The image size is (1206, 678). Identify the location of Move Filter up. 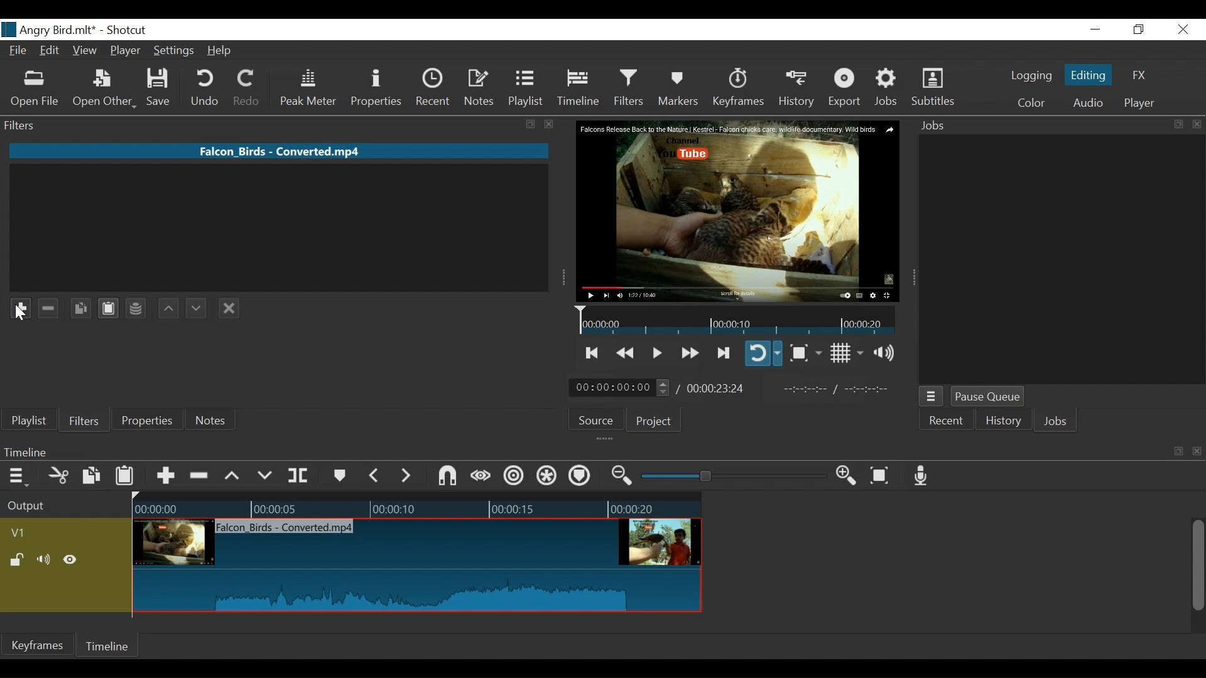
(168, 308).